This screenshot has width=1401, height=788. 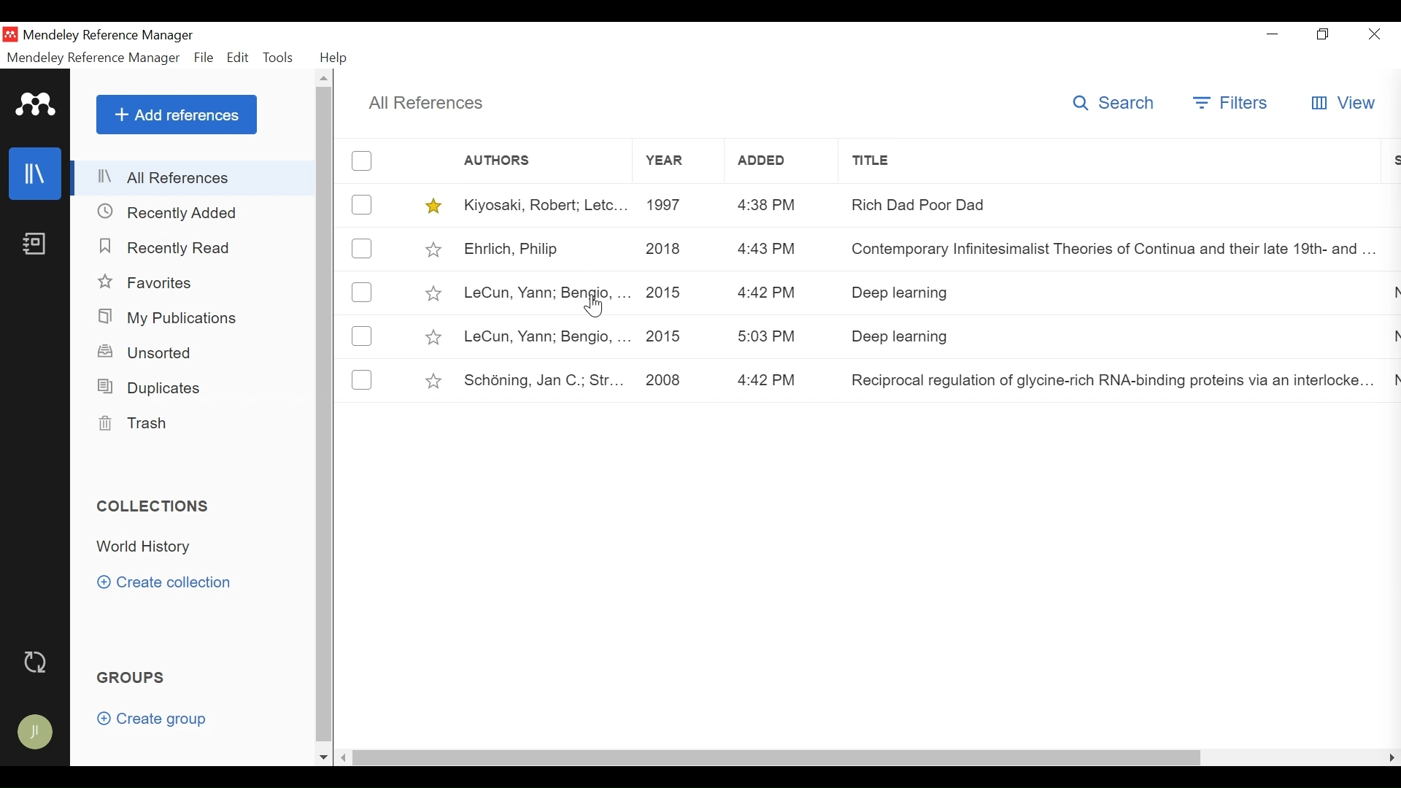 I want to click on Rich Dad Poor Dad, so click(x=1114, y=204).